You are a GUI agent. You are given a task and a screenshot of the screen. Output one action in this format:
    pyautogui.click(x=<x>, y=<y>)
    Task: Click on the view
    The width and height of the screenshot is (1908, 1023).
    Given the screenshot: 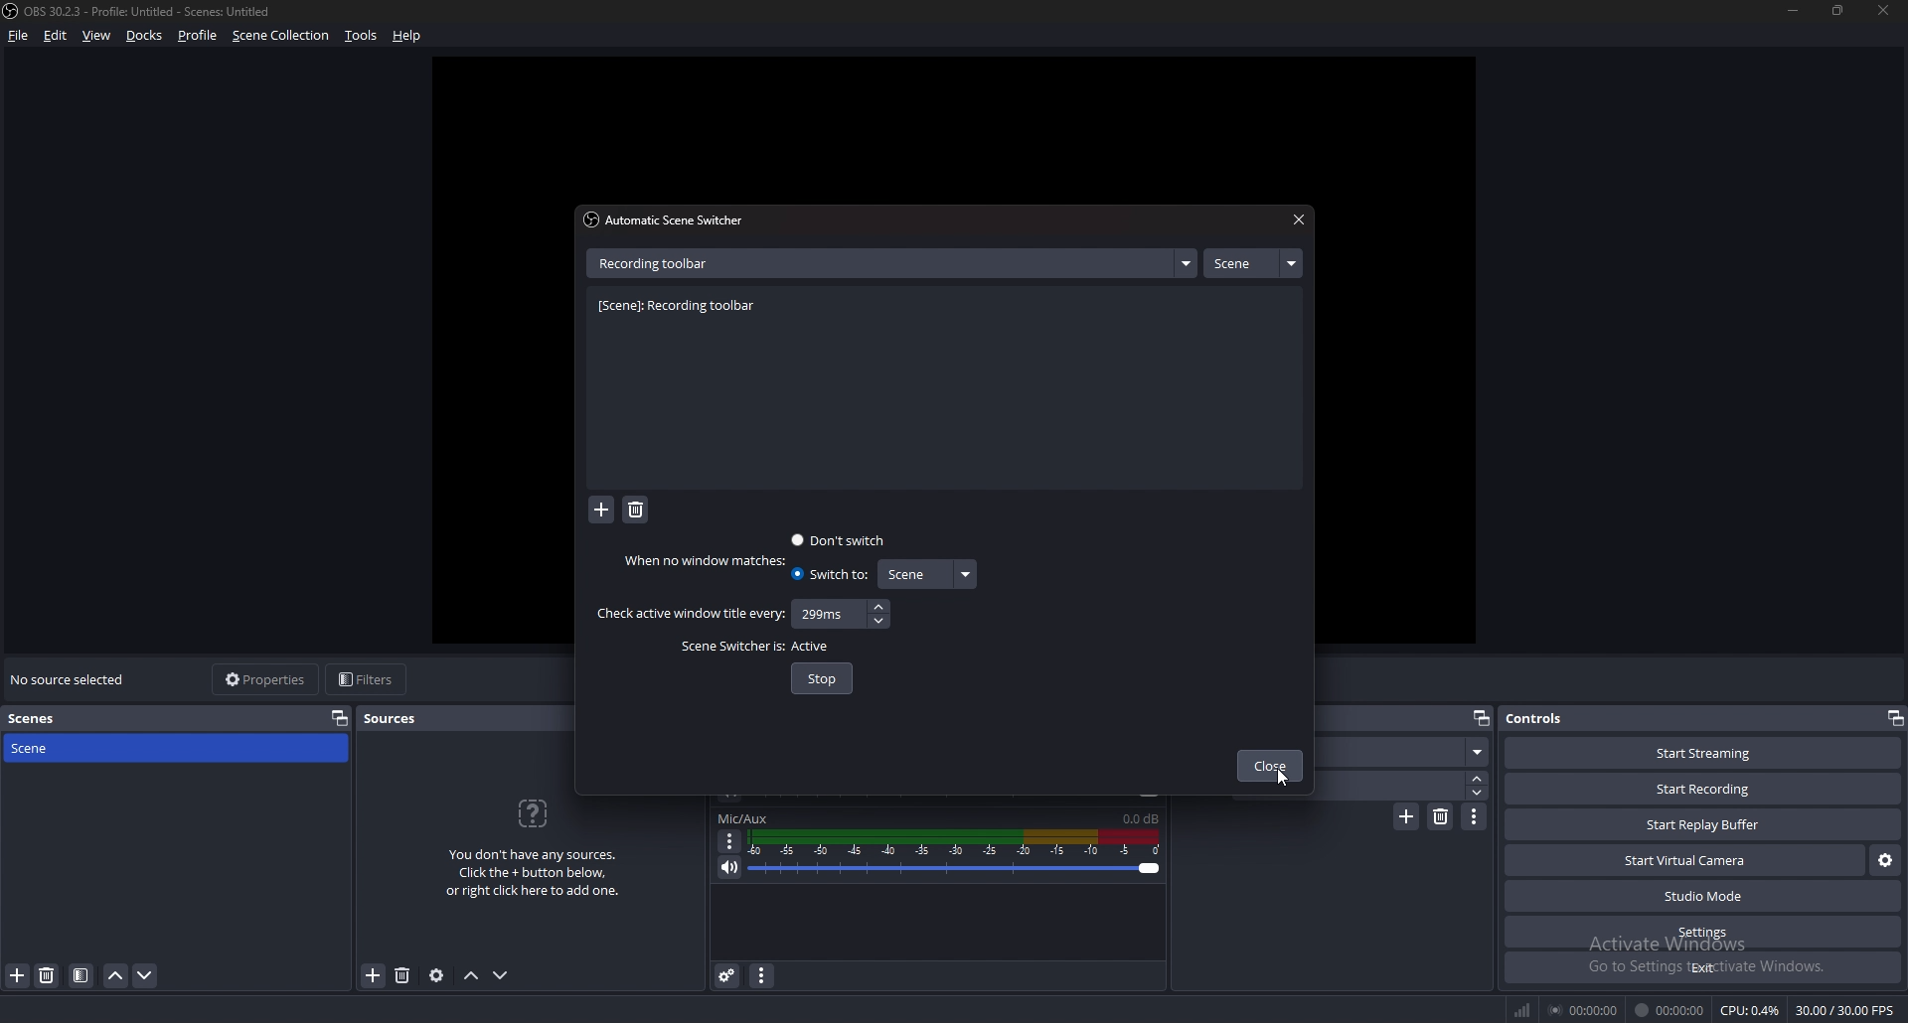 What is the action you would take?
    pyautogui.click(x=97, y=36)
    